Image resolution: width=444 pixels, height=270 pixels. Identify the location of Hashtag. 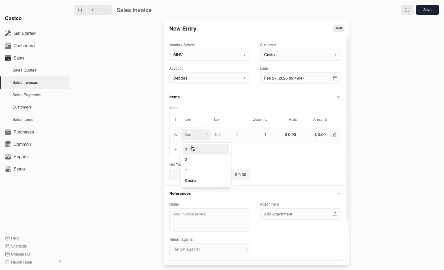
(175, 120).